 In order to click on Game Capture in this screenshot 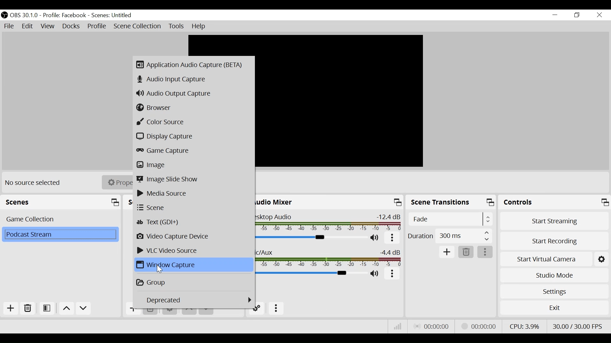, I will do `click(193, 151)`.